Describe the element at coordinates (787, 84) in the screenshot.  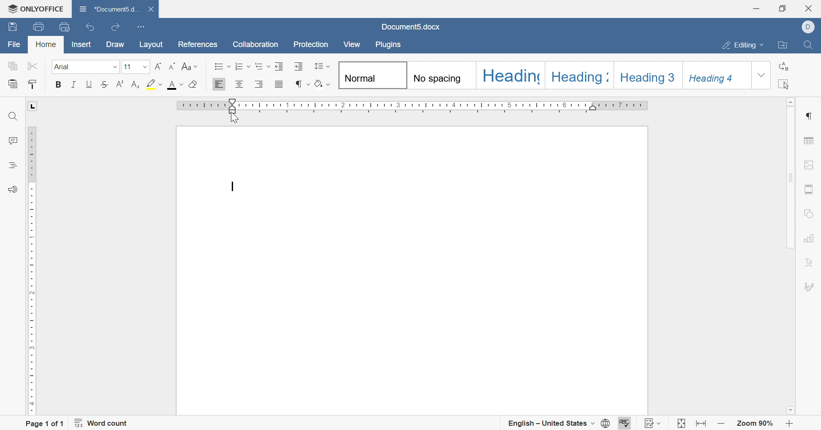
I see `select all` at that location.